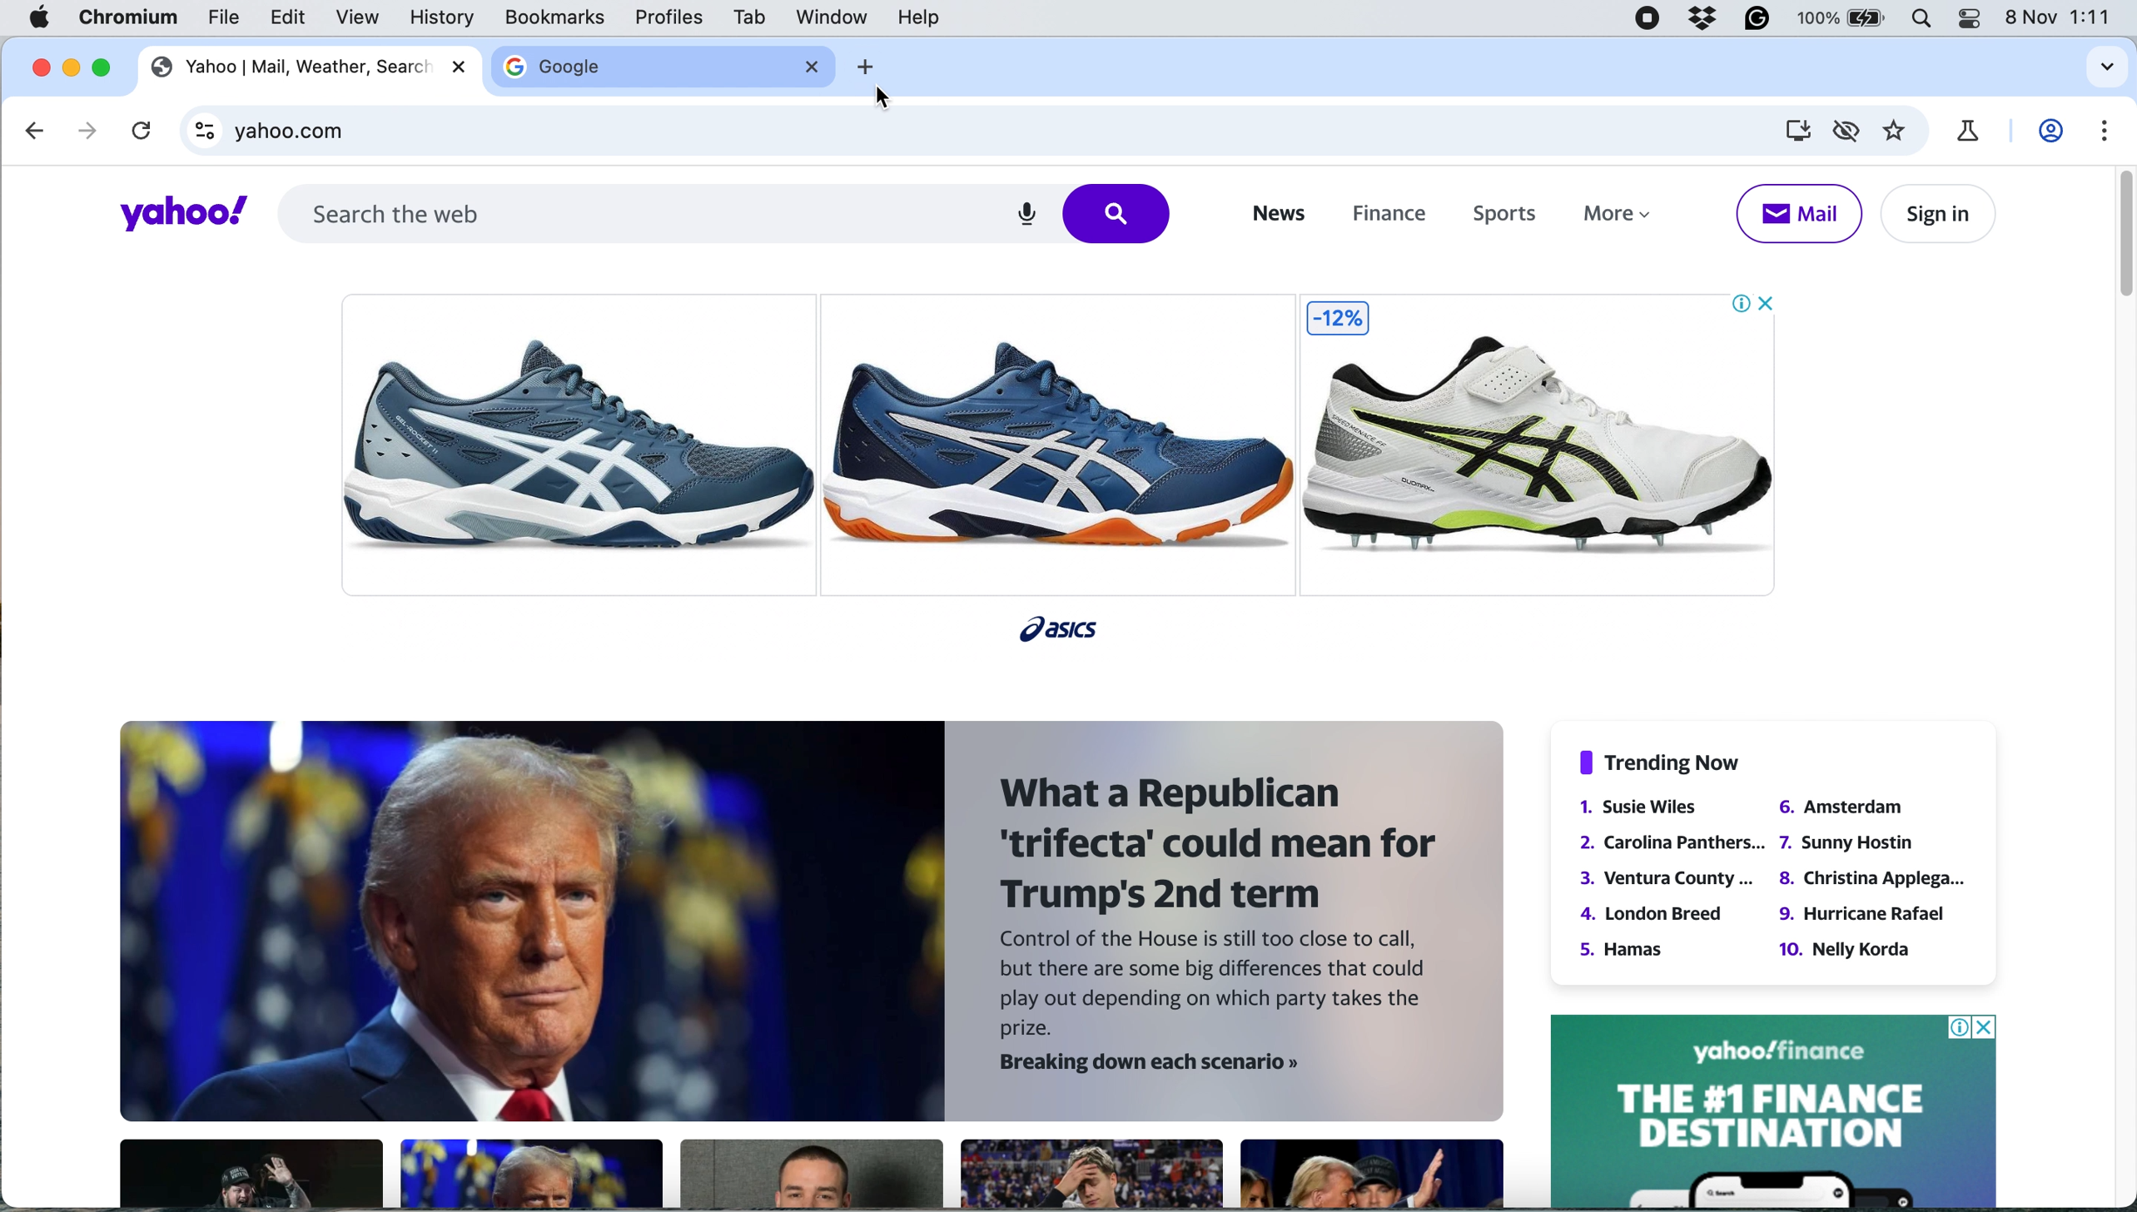  What do you see at coordinates (290, 18) in the screenshot?
I see `edit` at bounding box center [290, 18].